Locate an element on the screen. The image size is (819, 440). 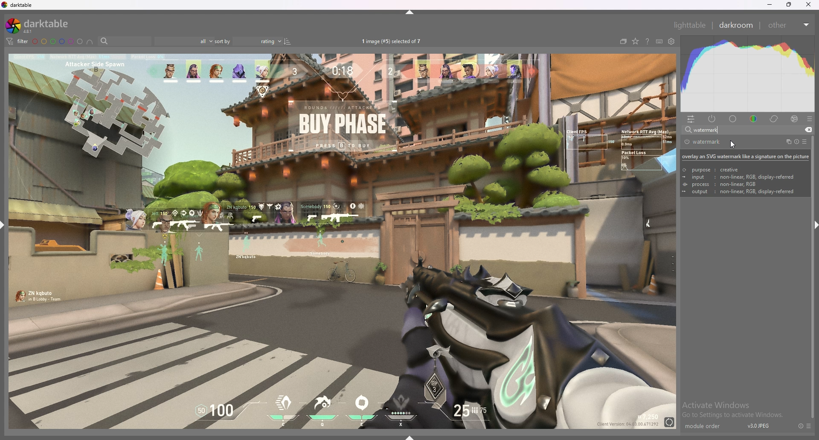
effect is located at coordinates (794, 119).